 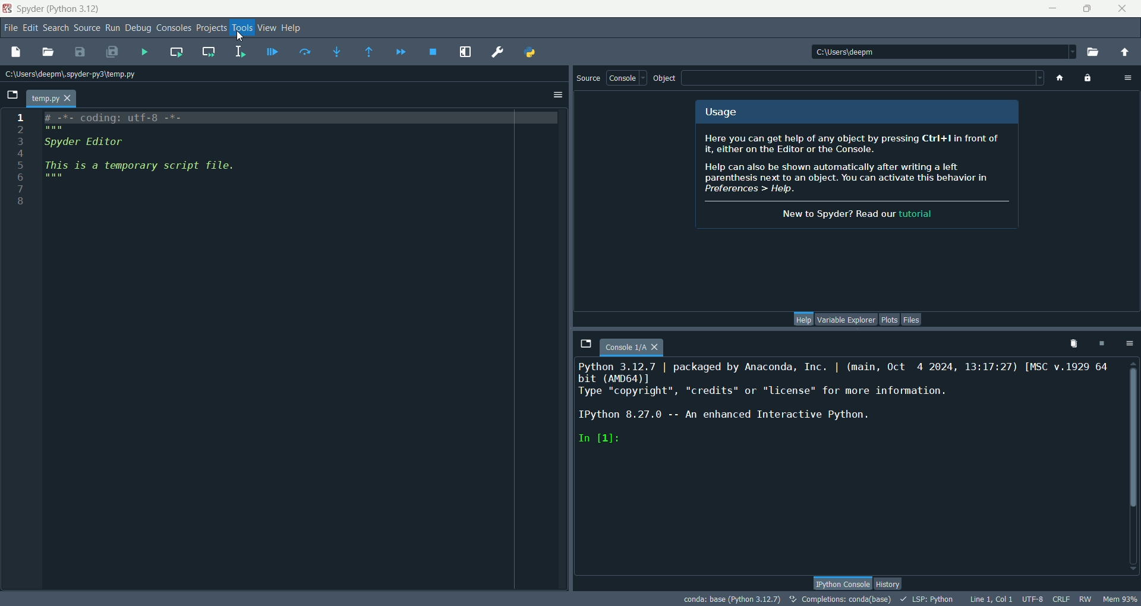 What do you see at coordinates (86, 29) in the screenshot?
I see `source` at bounding box center [86, 29].